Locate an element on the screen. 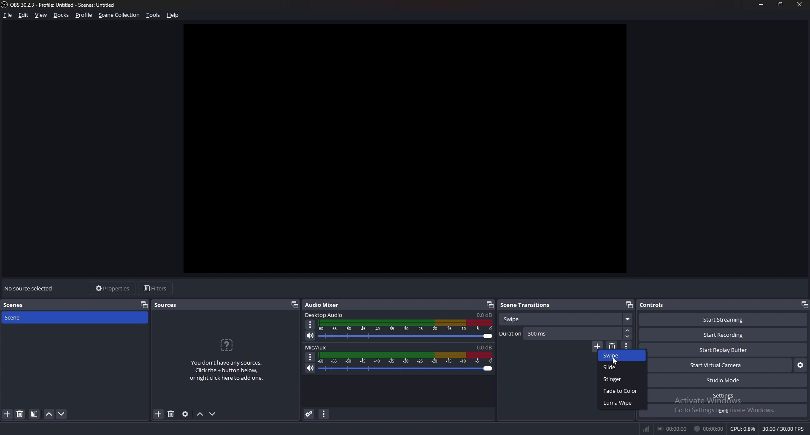 This screenshot has width=810, height=435. start play buffer is located at coordinates (727, 350).